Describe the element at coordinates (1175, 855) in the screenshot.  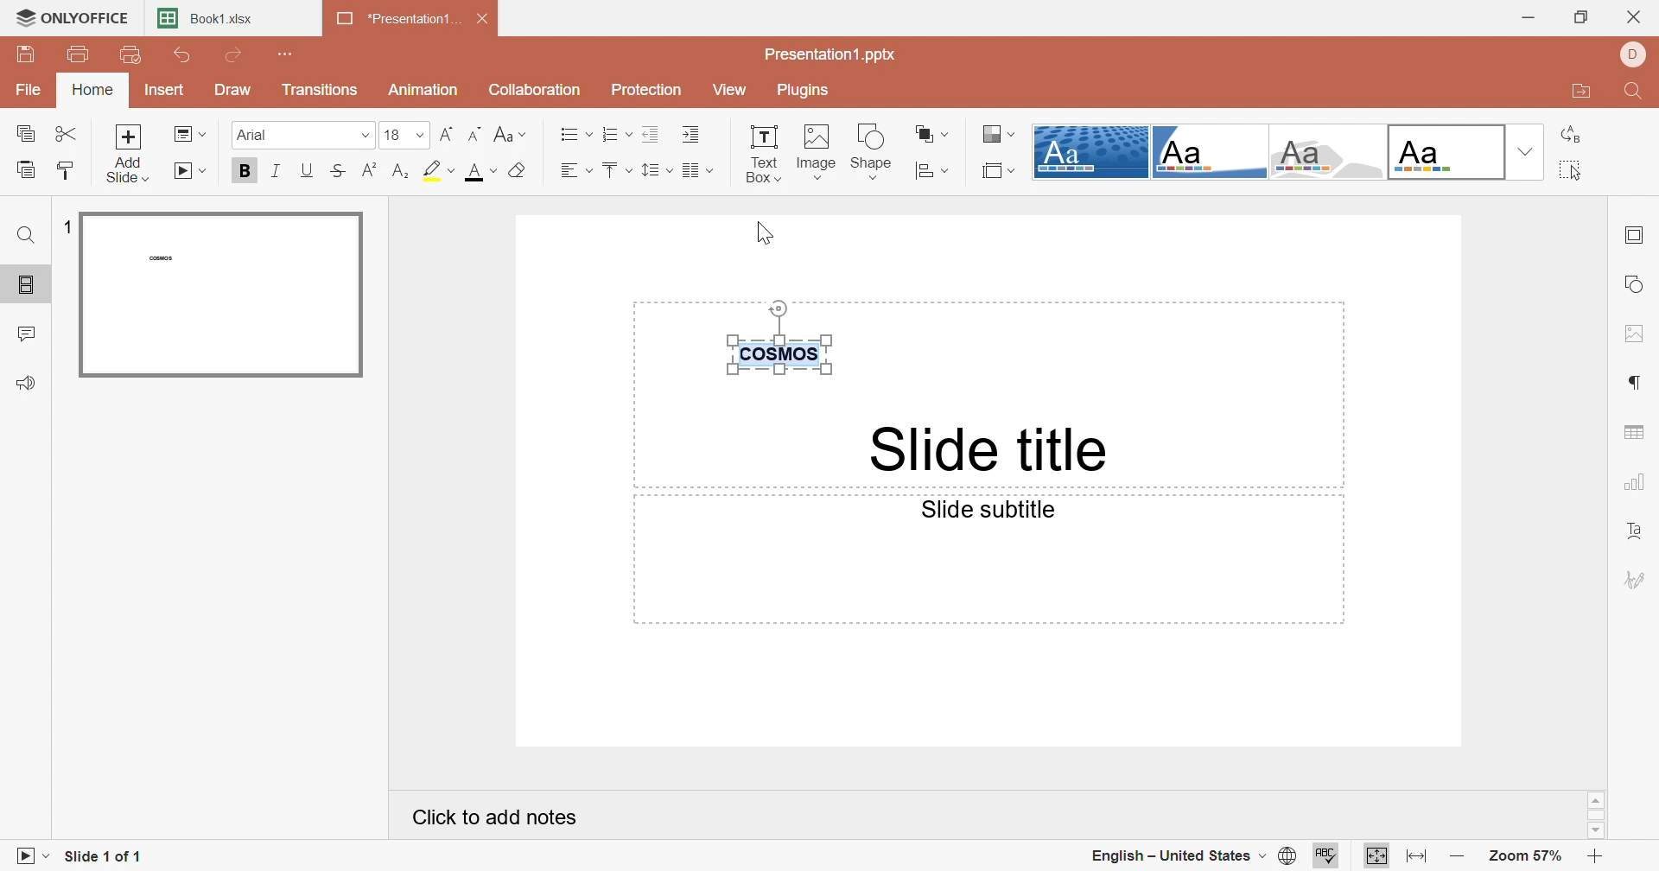
I see `English - United State` at that location.